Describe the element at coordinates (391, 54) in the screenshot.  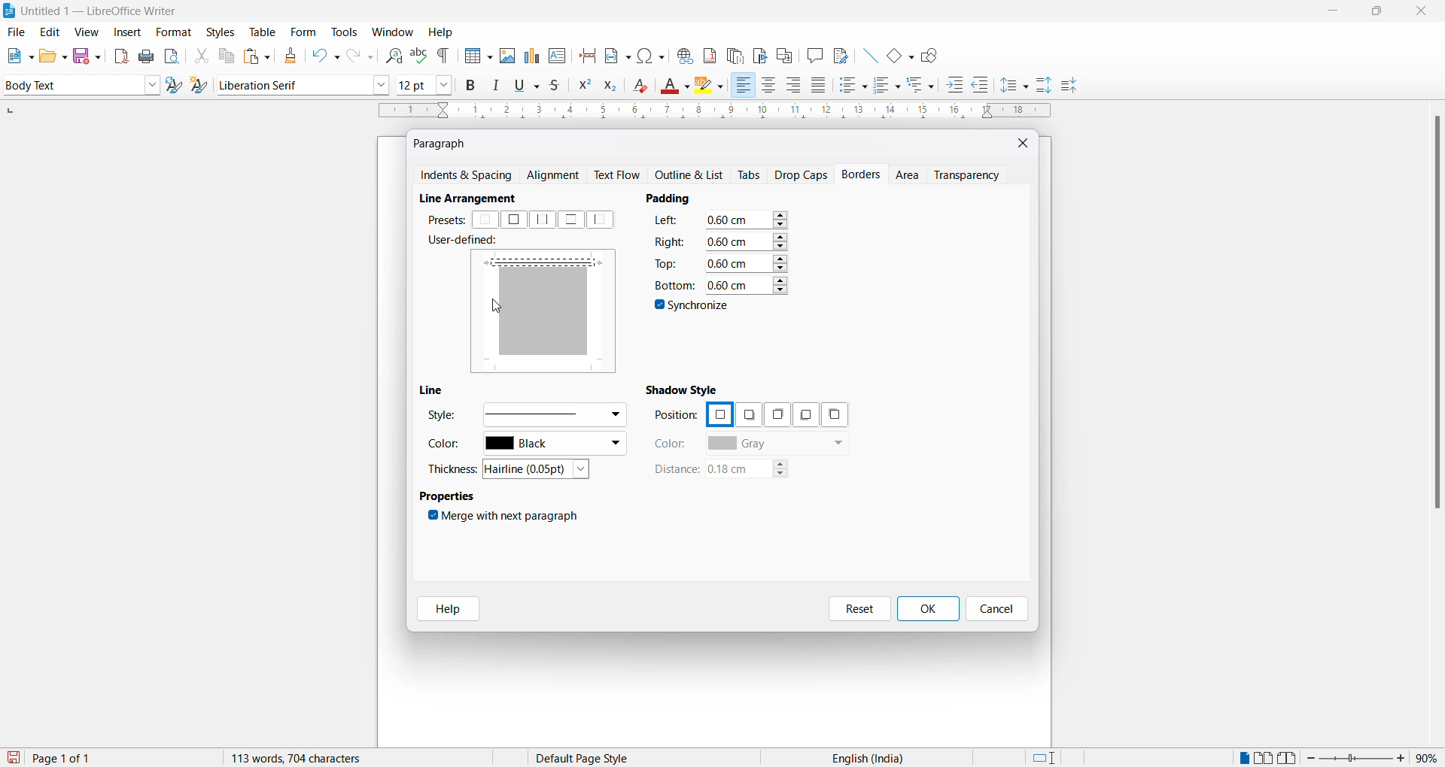
I see `find and replace` at that location.